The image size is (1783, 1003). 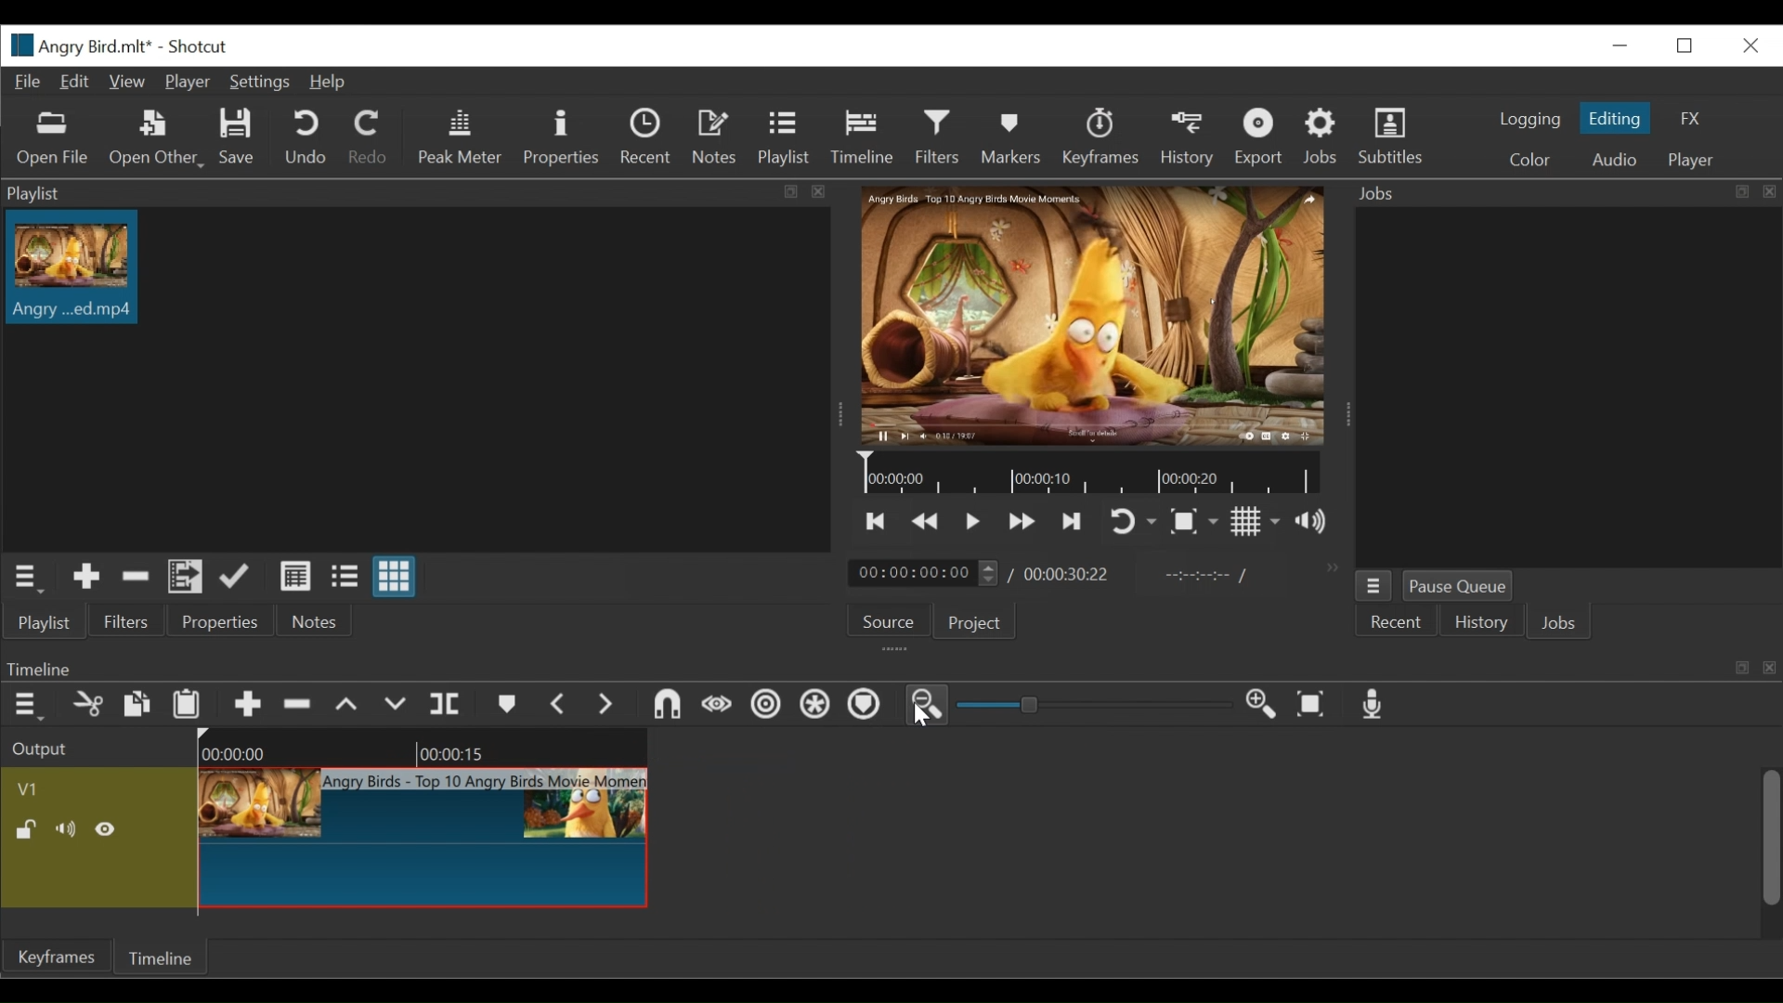 I want to click on Markers, so click(x=1012, y=137).